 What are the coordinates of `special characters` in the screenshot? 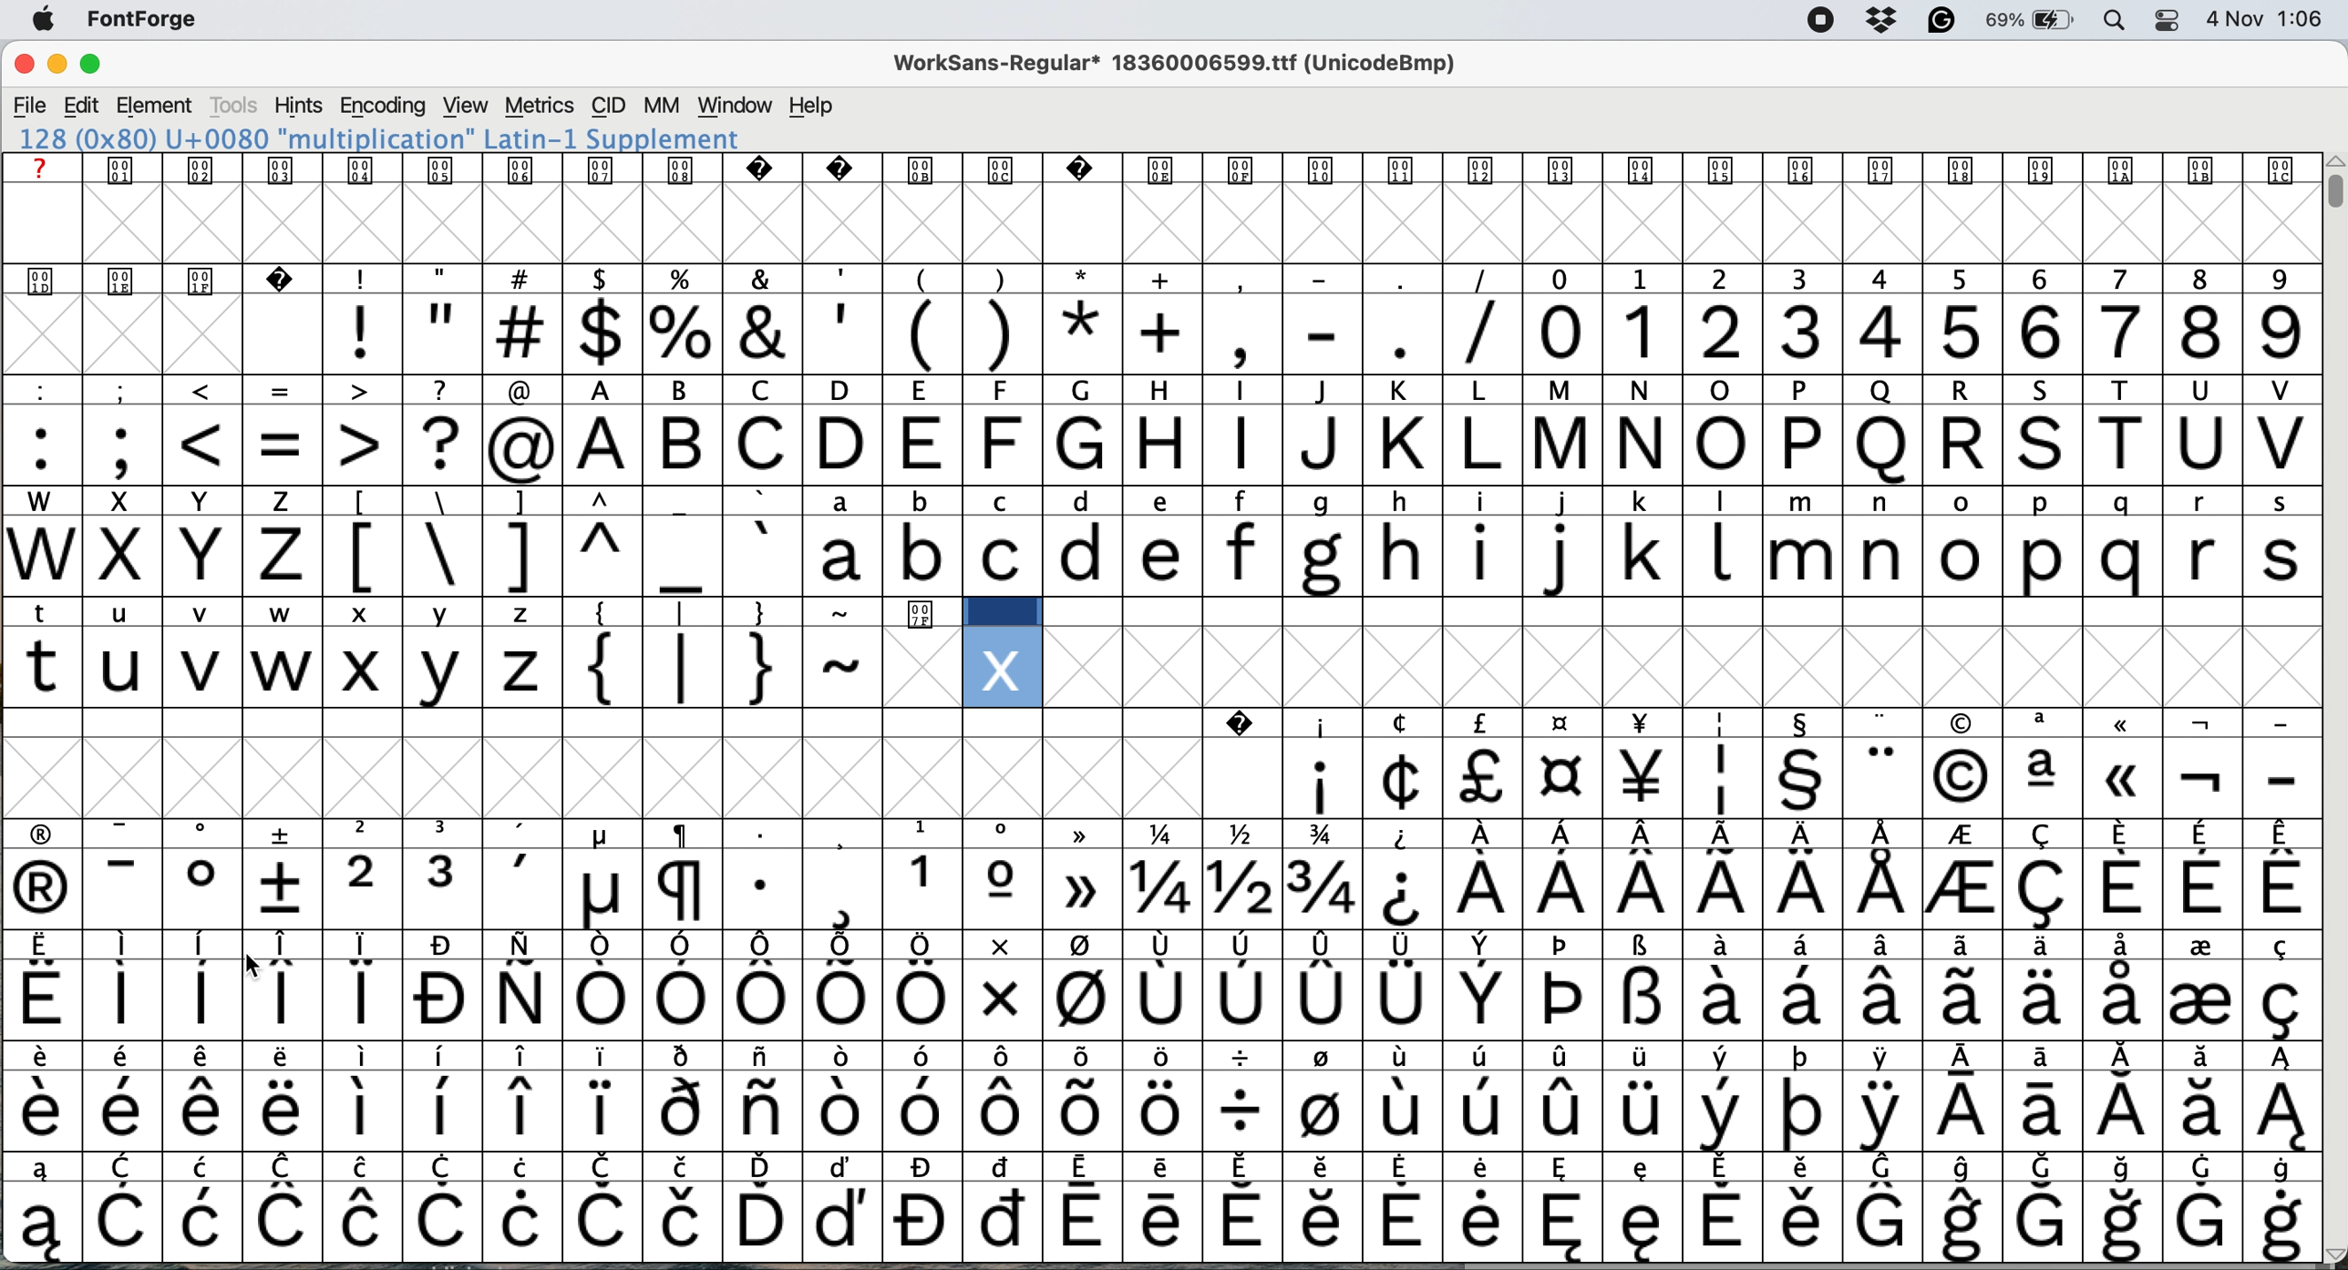 It's located at (1152, 1111).